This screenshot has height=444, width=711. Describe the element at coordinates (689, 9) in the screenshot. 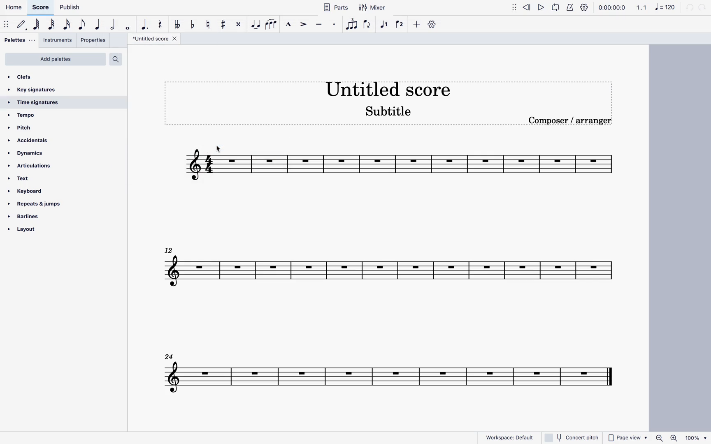

I see `undo` at that location.